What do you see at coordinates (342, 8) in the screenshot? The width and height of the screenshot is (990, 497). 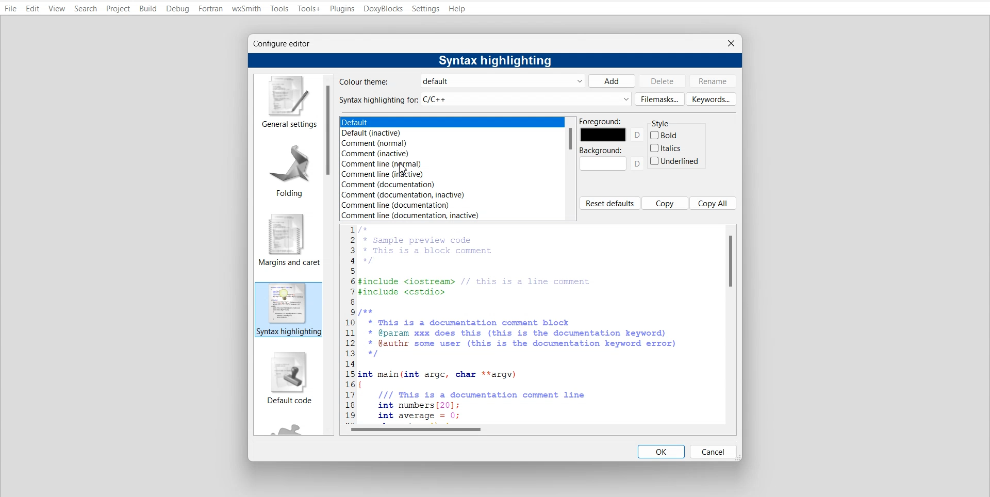 I see `Plugins` at bounding box center [342, 8].